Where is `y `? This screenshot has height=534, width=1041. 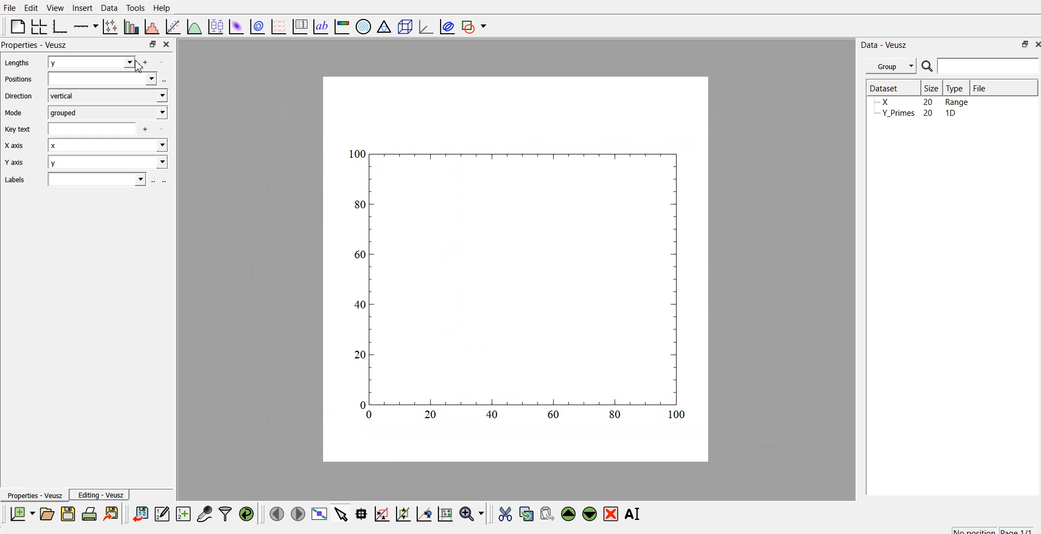
y  is located at coordinates (96, 63).